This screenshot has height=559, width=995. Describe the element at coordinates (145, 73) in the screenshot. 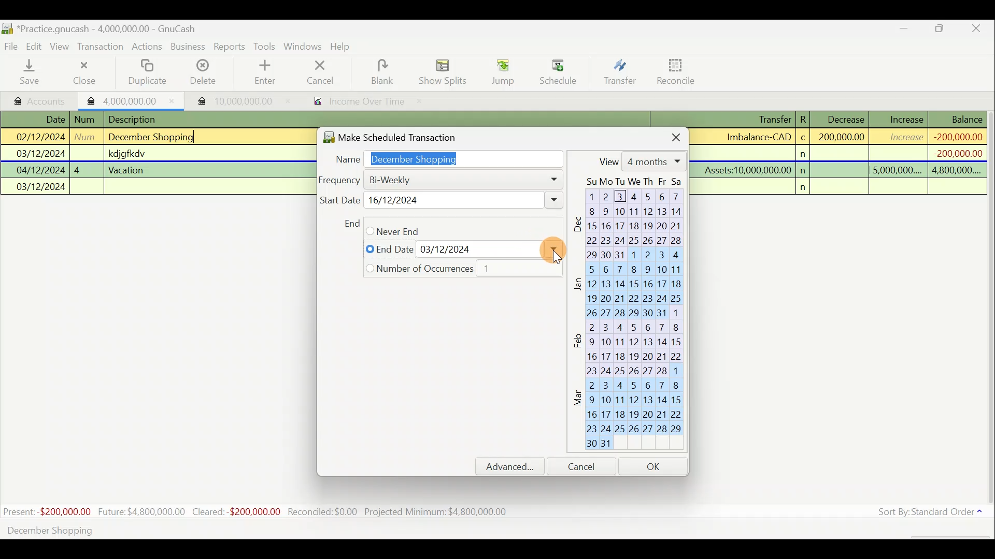

I see `Duplicate` at that location.